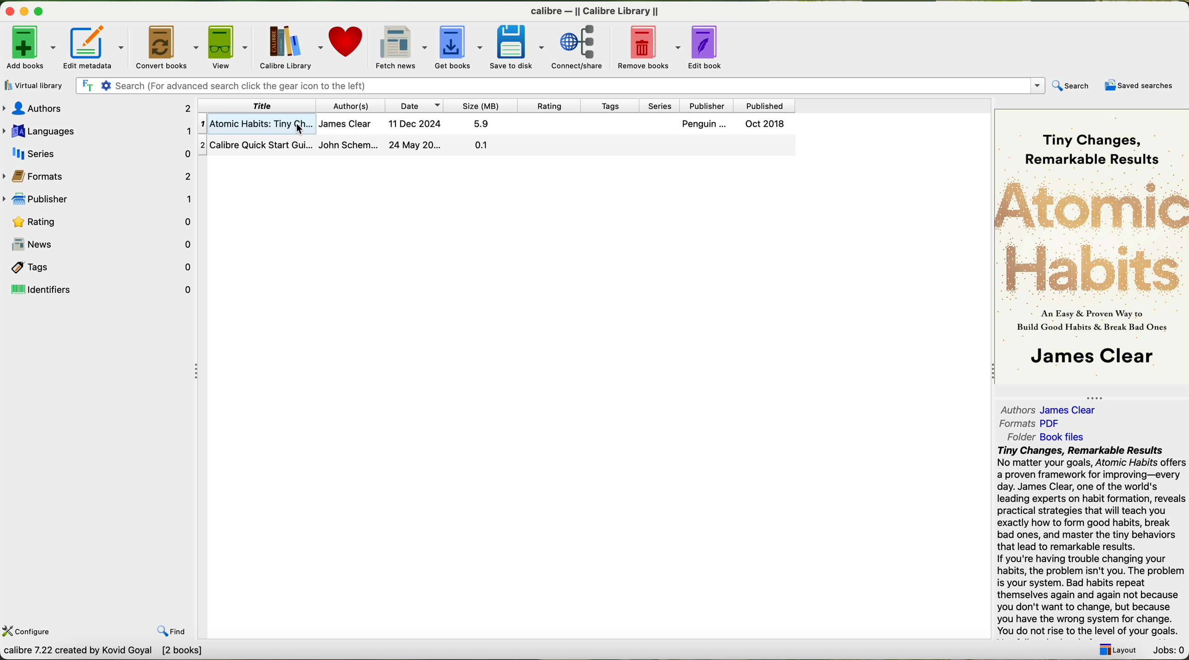 The height and width of the screenshot is (660, 1189). What do you see at coordinates (256, 106) in the screenshot?
I see `title` at bounding box center [256, 106].